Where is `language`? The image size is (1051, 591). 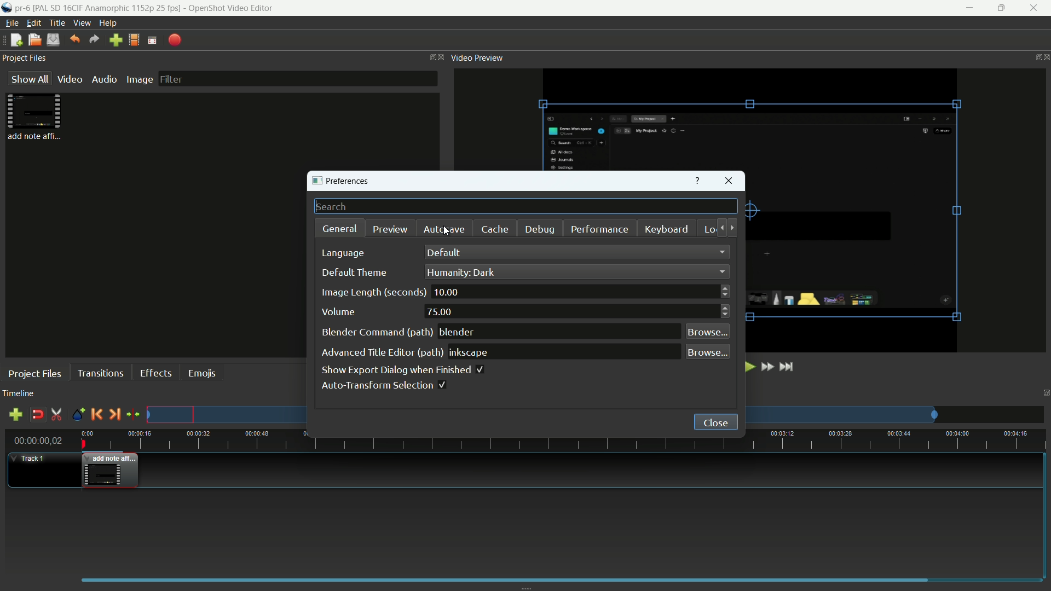 language is located at coordinates (343, 254).